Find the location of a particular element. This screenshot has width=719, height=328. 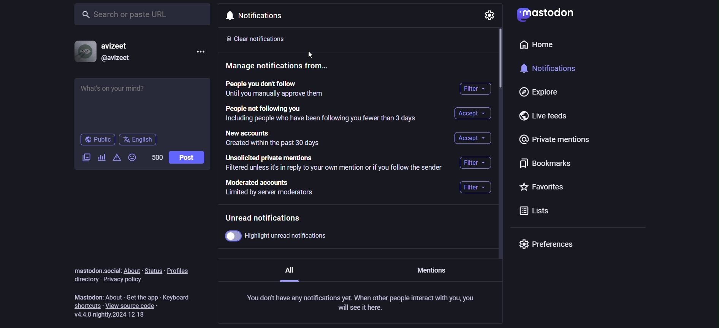

explore is located at coordinates (535, 93).